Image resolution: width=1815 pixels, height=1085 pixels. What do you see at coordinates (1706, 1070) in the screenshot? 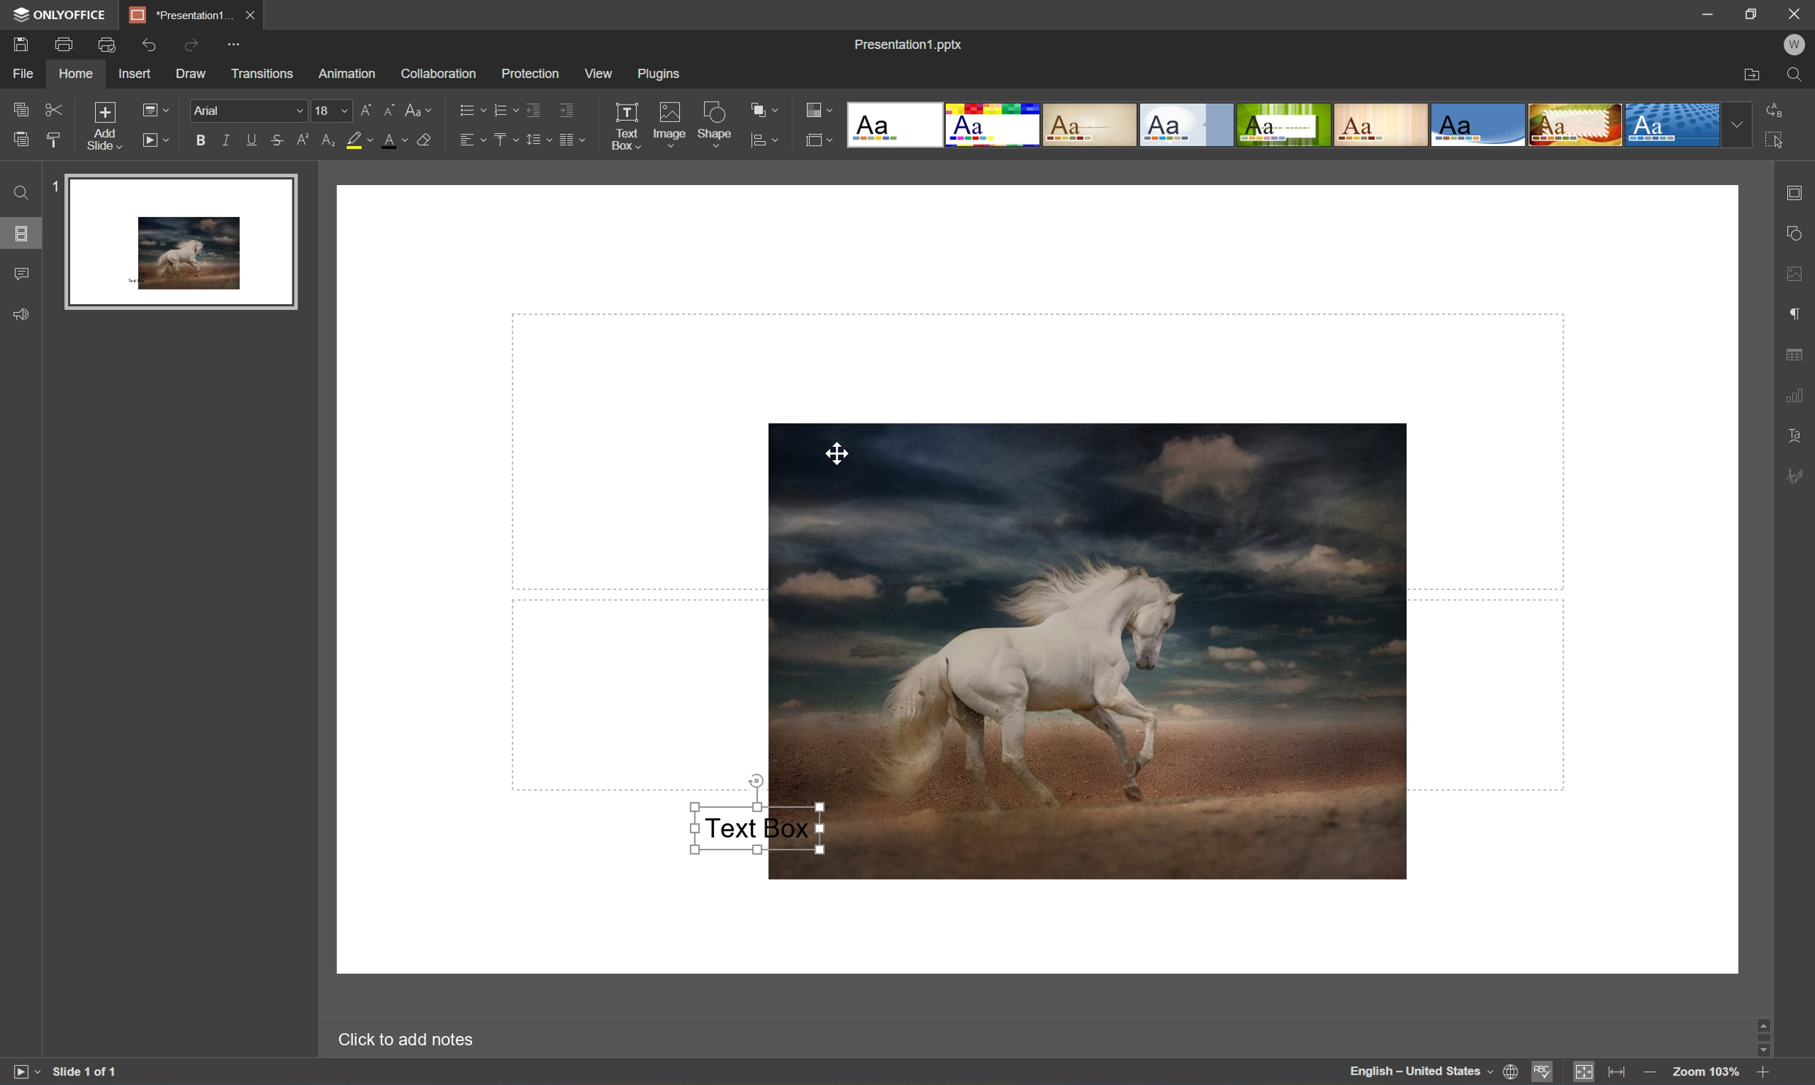
I see `Zoom 103%` at bounding box center [1706, 1070].